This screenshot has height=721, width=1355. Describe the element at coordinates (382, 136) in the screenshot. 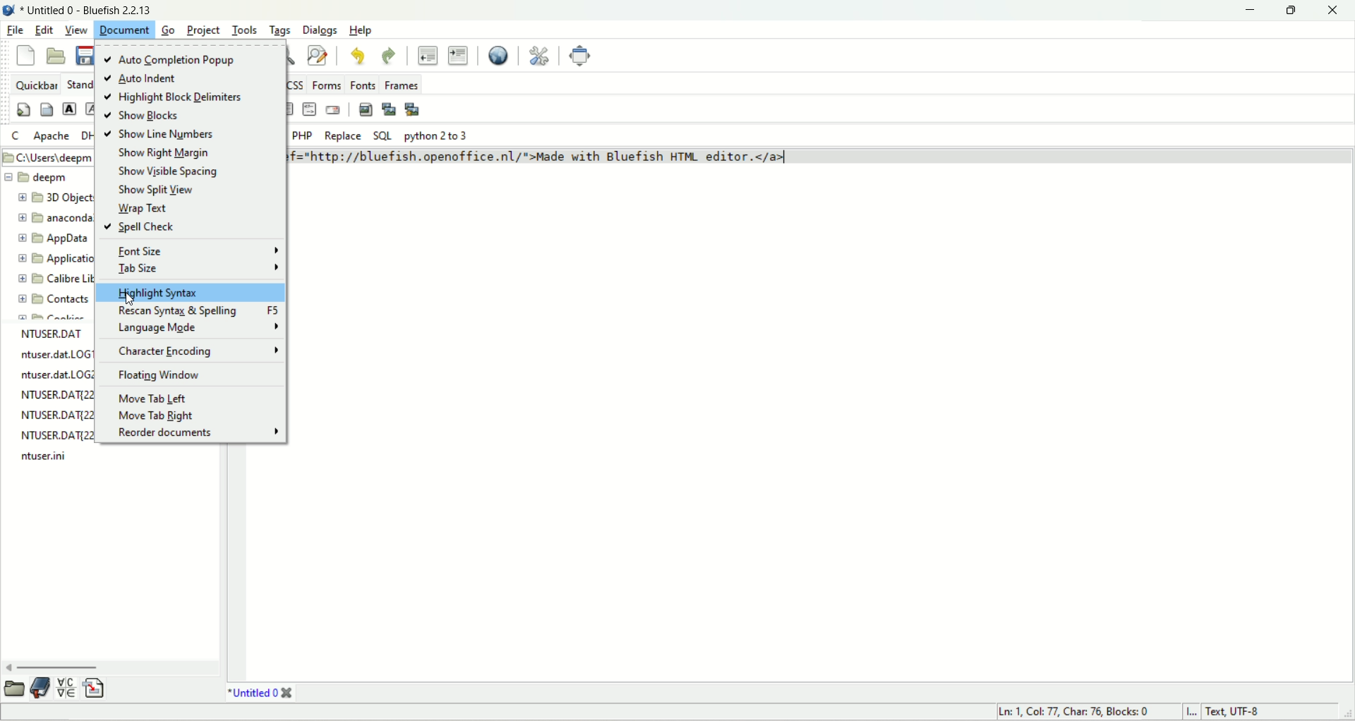

I see `SQL` at that location.